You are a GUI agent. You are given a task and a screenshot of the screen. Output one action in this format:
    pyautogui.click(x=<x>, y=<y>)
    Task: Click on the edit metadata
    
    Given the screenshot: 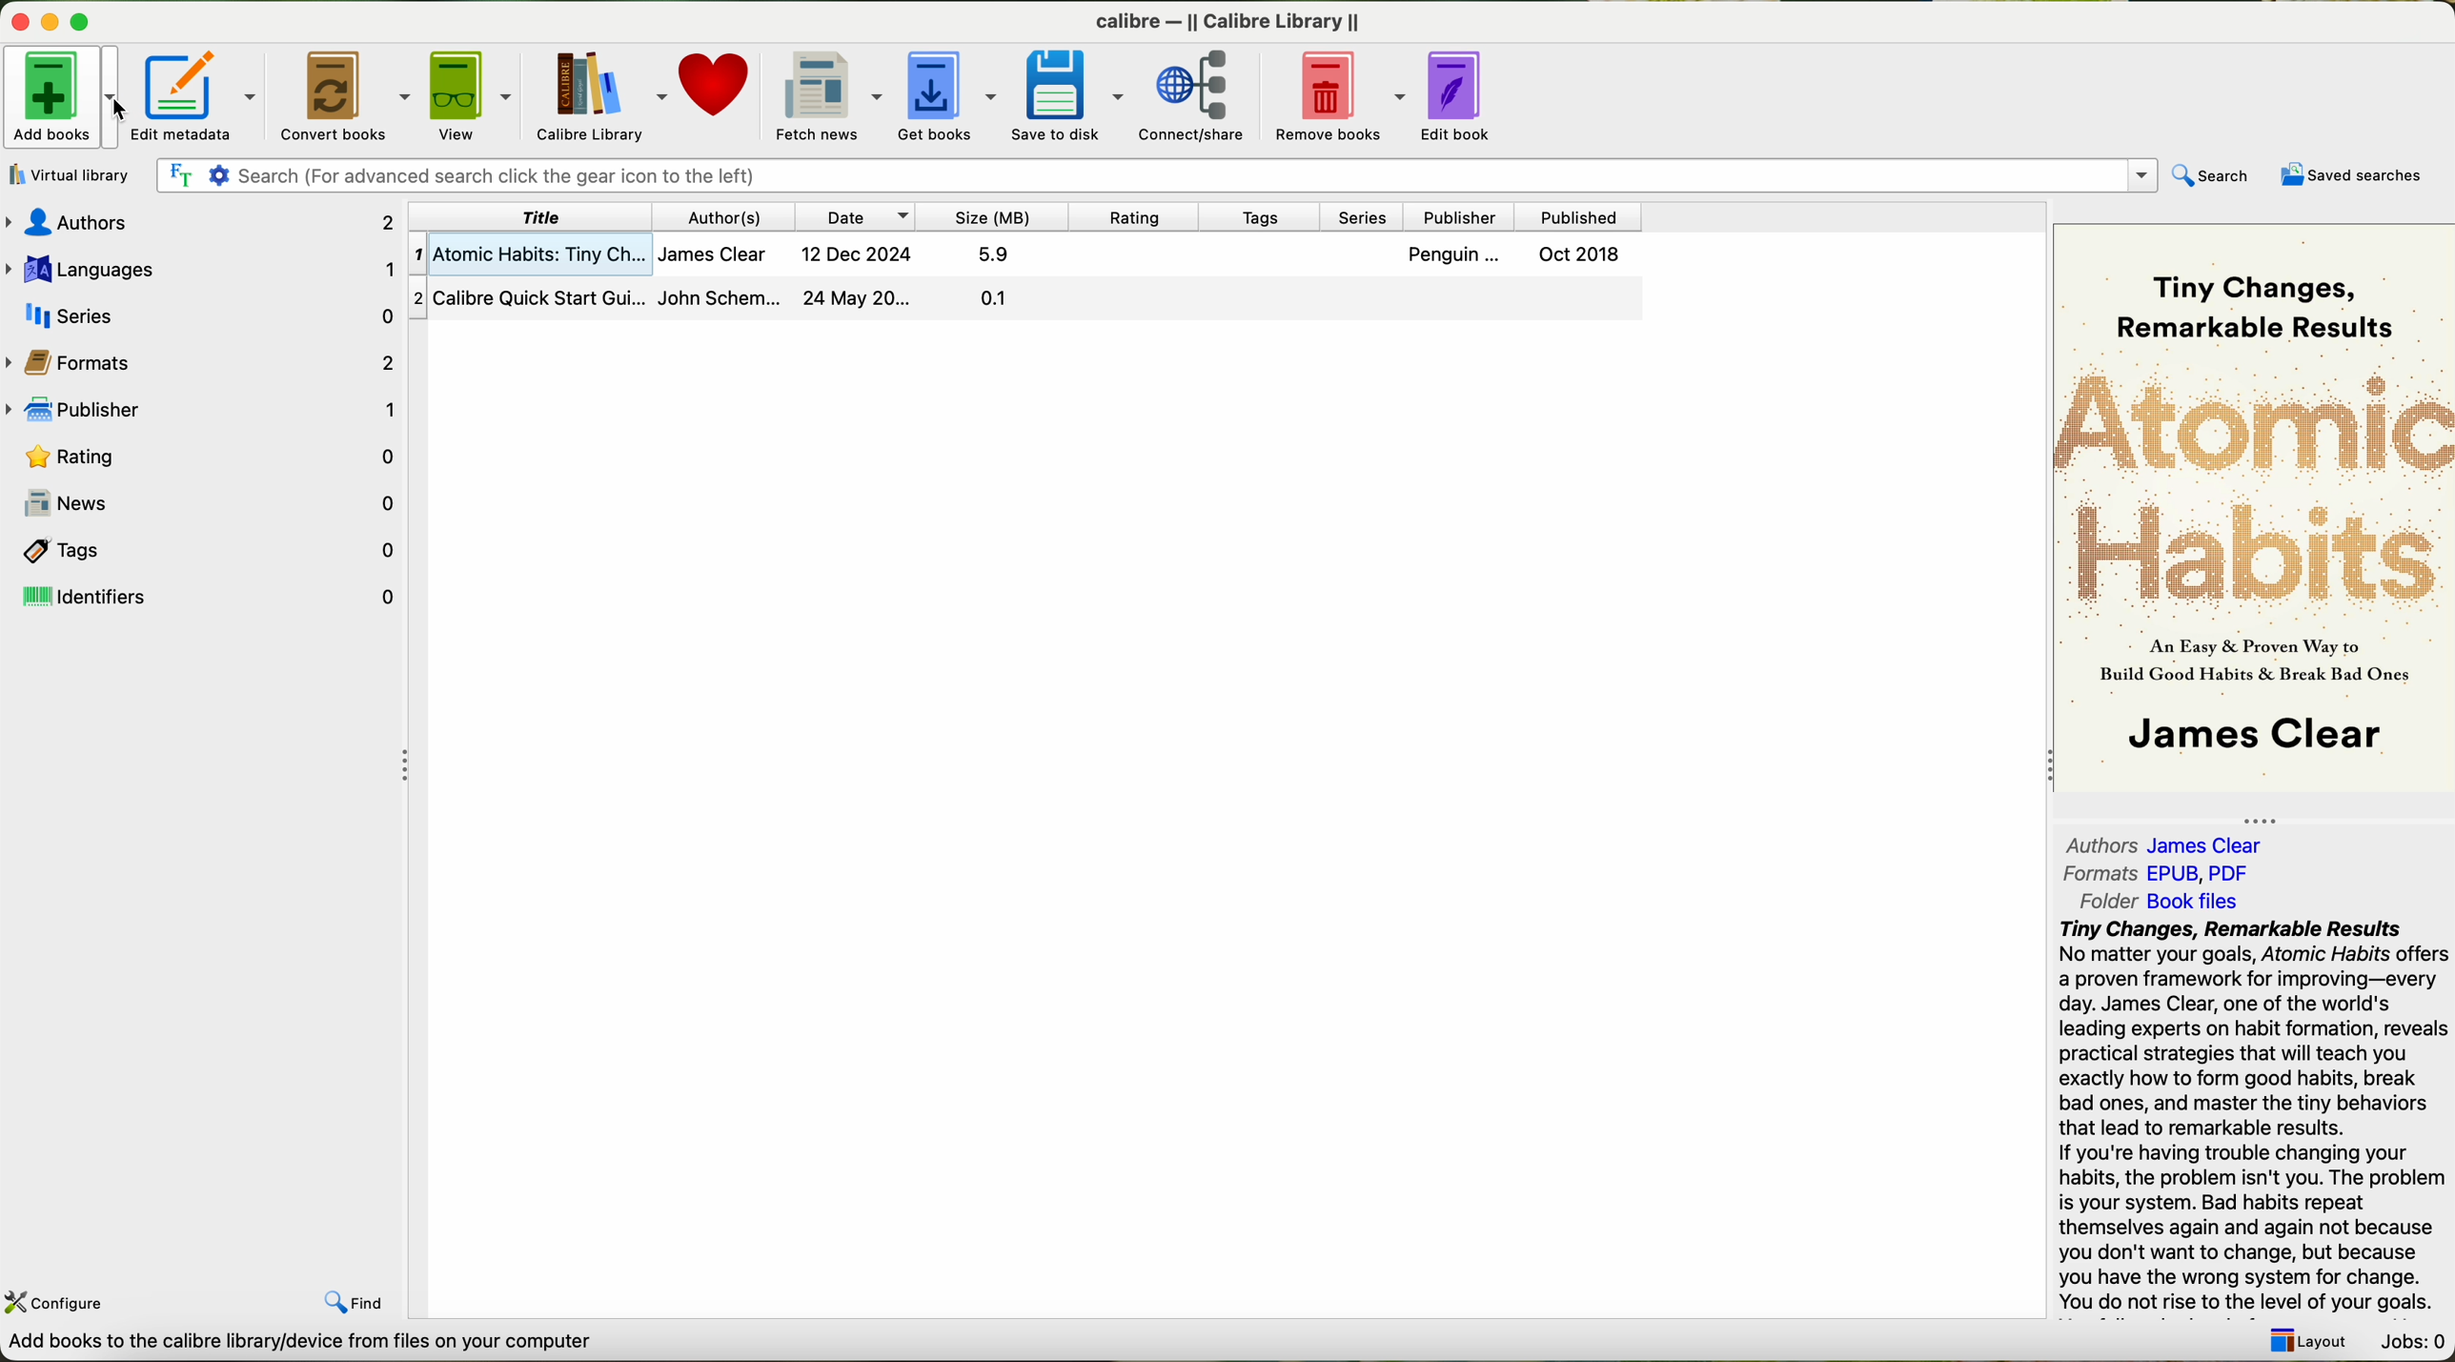 What is the action you would take?
    pyautogui.click(x=196, y=95)
    